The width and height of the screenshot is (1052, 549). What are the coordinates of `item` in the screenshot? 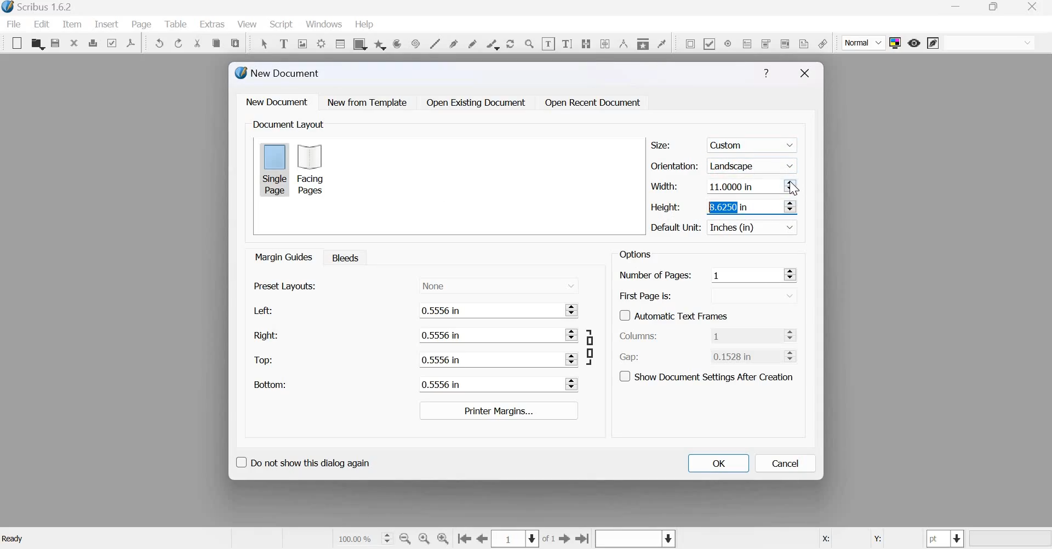 It's located at (71, 24).